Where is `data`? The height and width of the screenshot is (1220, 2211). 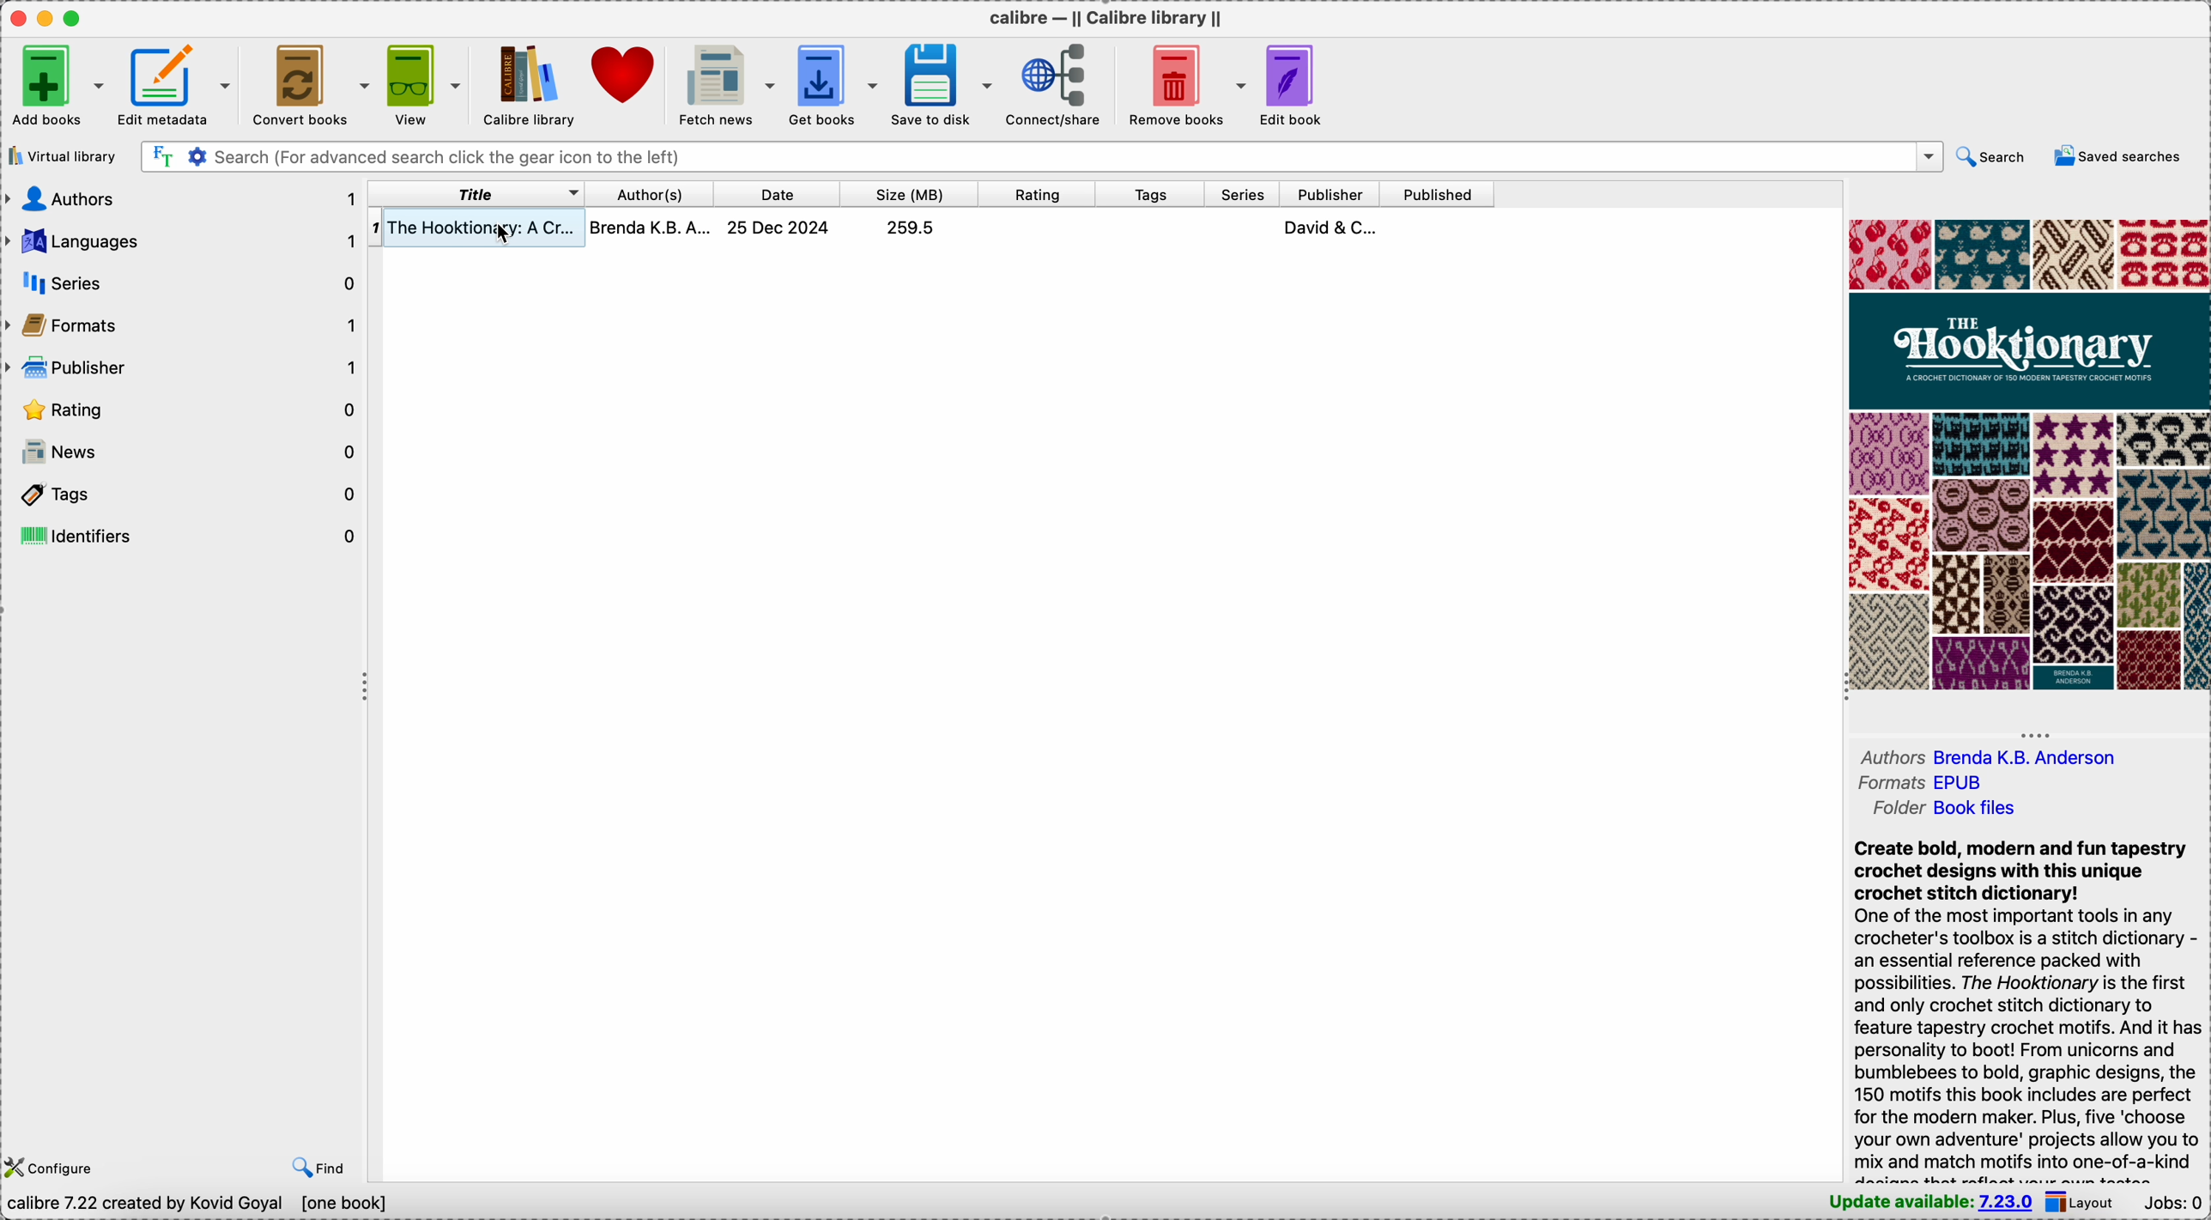 data is located at coordinates (197, 1204).